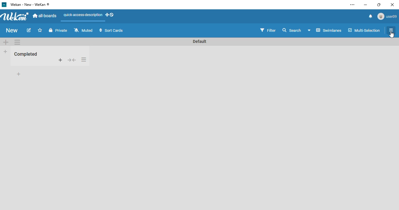 The image size is (399, 210). I want to click on add card to bottom of list, so click(19, 74).